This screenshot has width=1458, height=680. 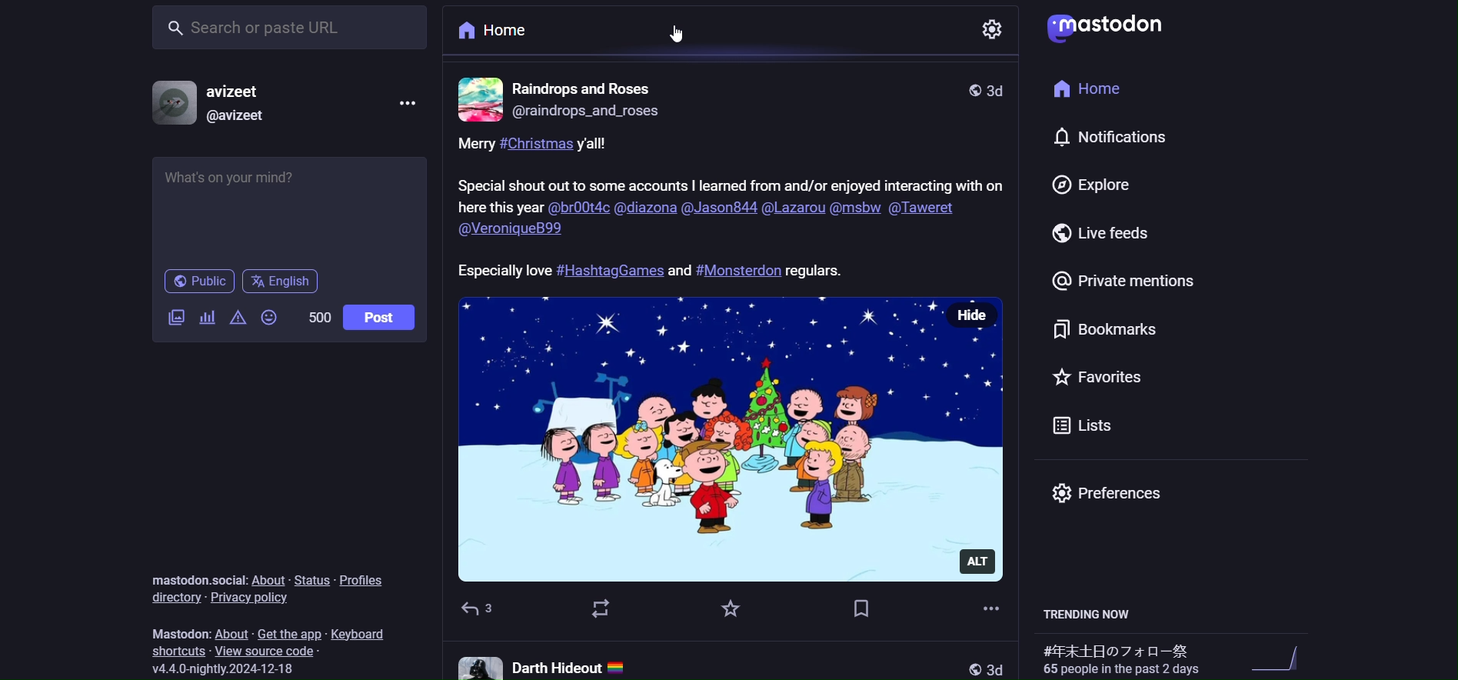 What do you see at coordinates (733, 211) in the screenshot?
I see `caption` at bounding box center [733, 211].